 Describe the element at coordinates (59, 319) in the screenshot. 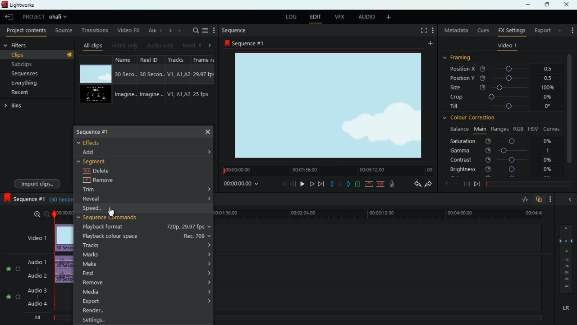

I see `timeline` at that location.